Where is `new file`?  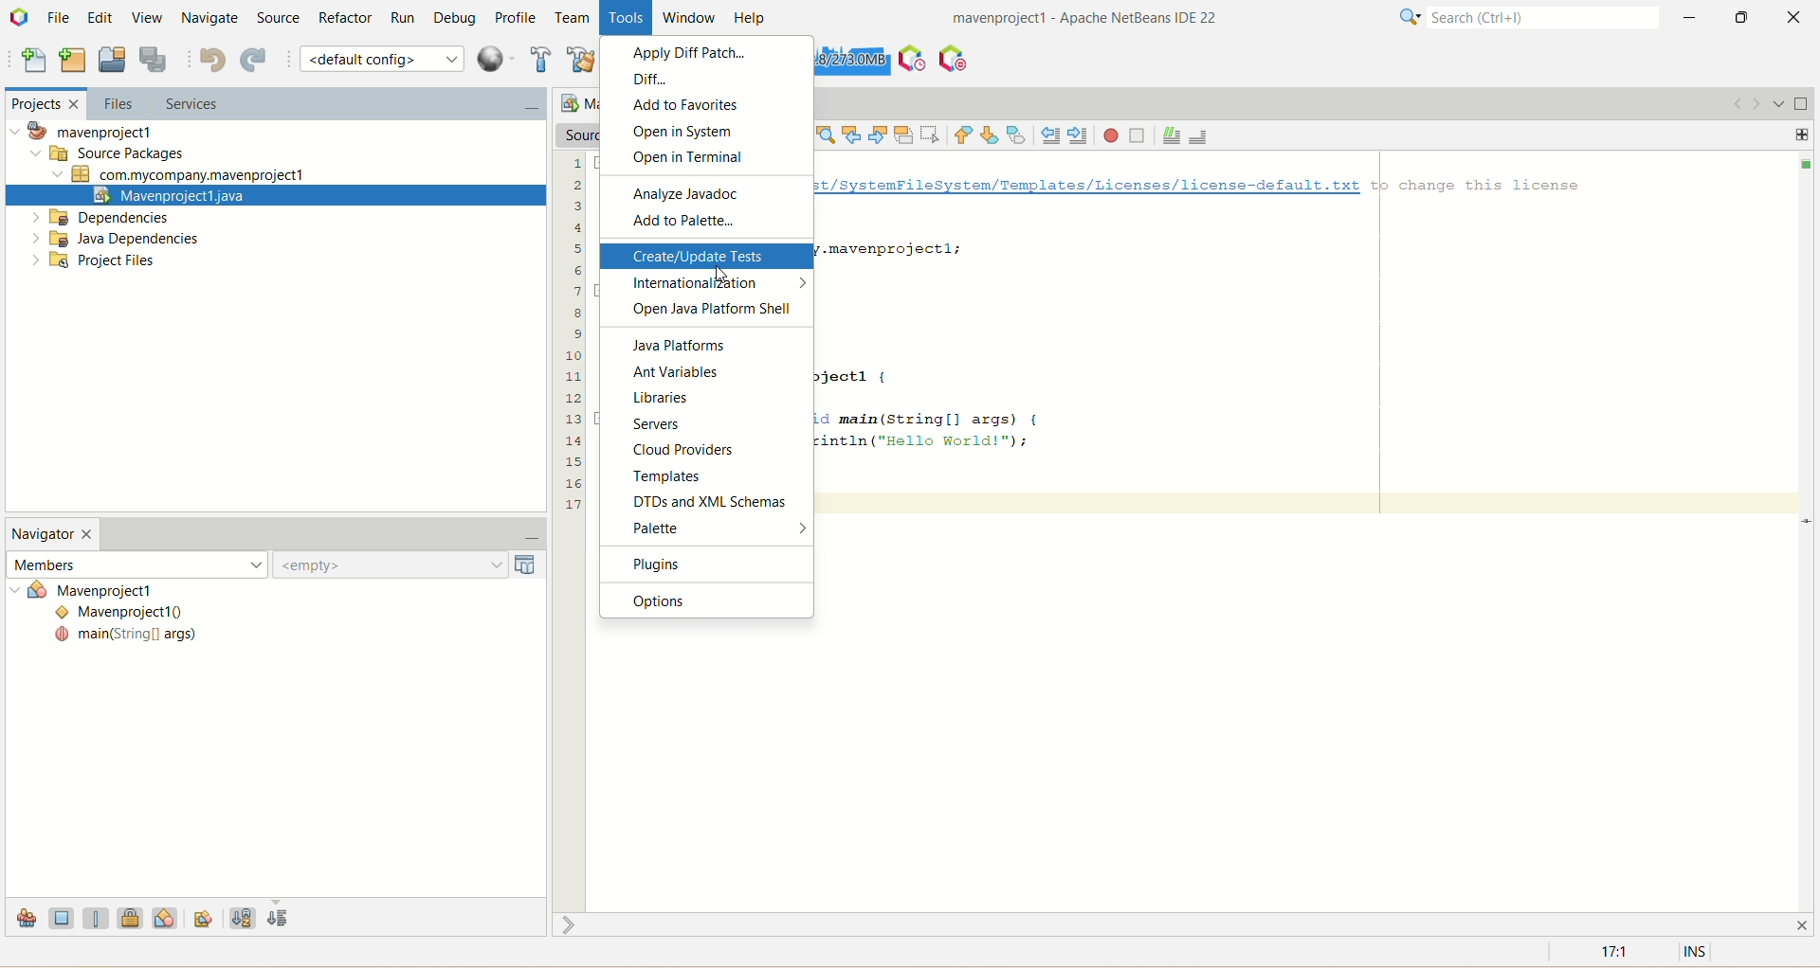 new file is located at coordinates (31, 63).